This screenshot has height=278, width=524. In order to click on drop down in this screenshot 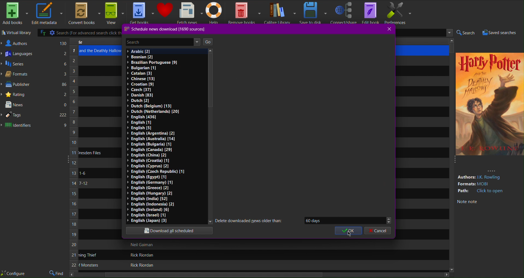, I will do `click(197, 42)`.